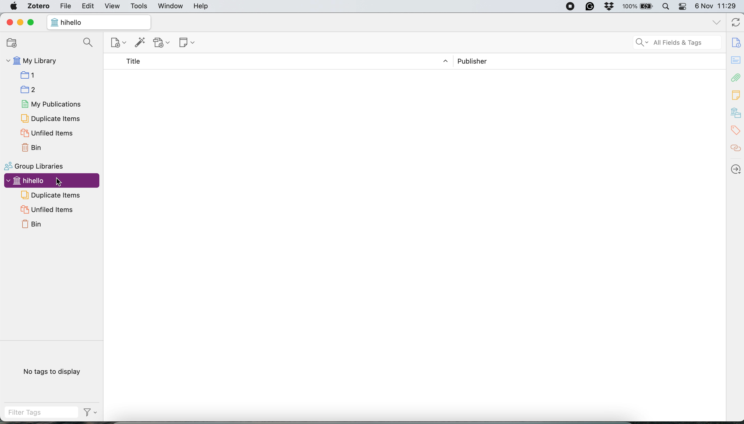 The image size is (744, 424). Describe the element at coordinates (27, 180) in the screenshot. I see `Hihello` at that location.